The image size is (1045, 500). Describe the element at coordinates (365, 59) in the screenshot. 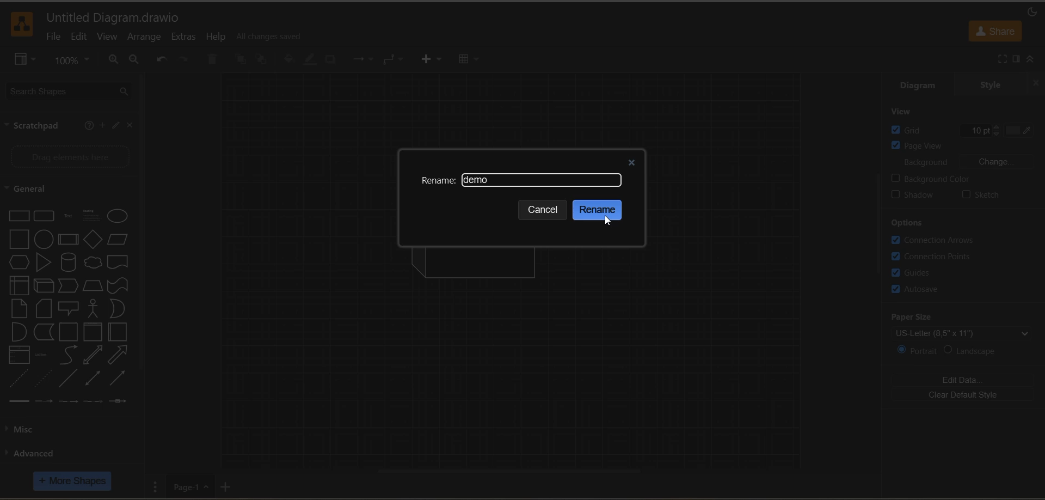

I see `connections` at that location.